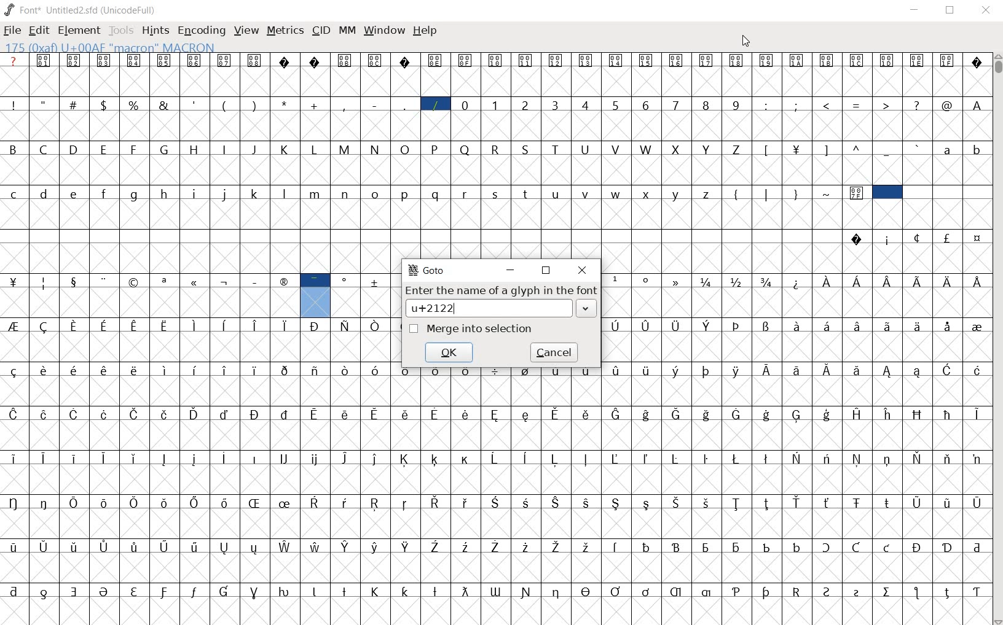 The image size is (1003, 625). Describe the element at coordinates (870, 119) in the screenshot. I see `special characters` at that location.